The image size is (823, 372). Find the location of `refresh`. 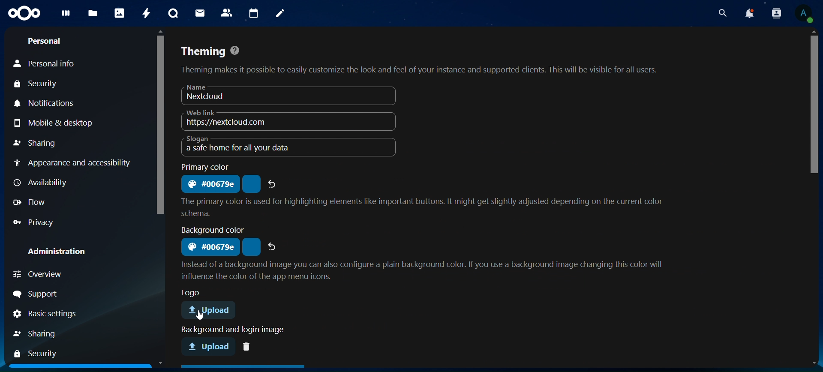

refresh is located at coordinates (273, 246).